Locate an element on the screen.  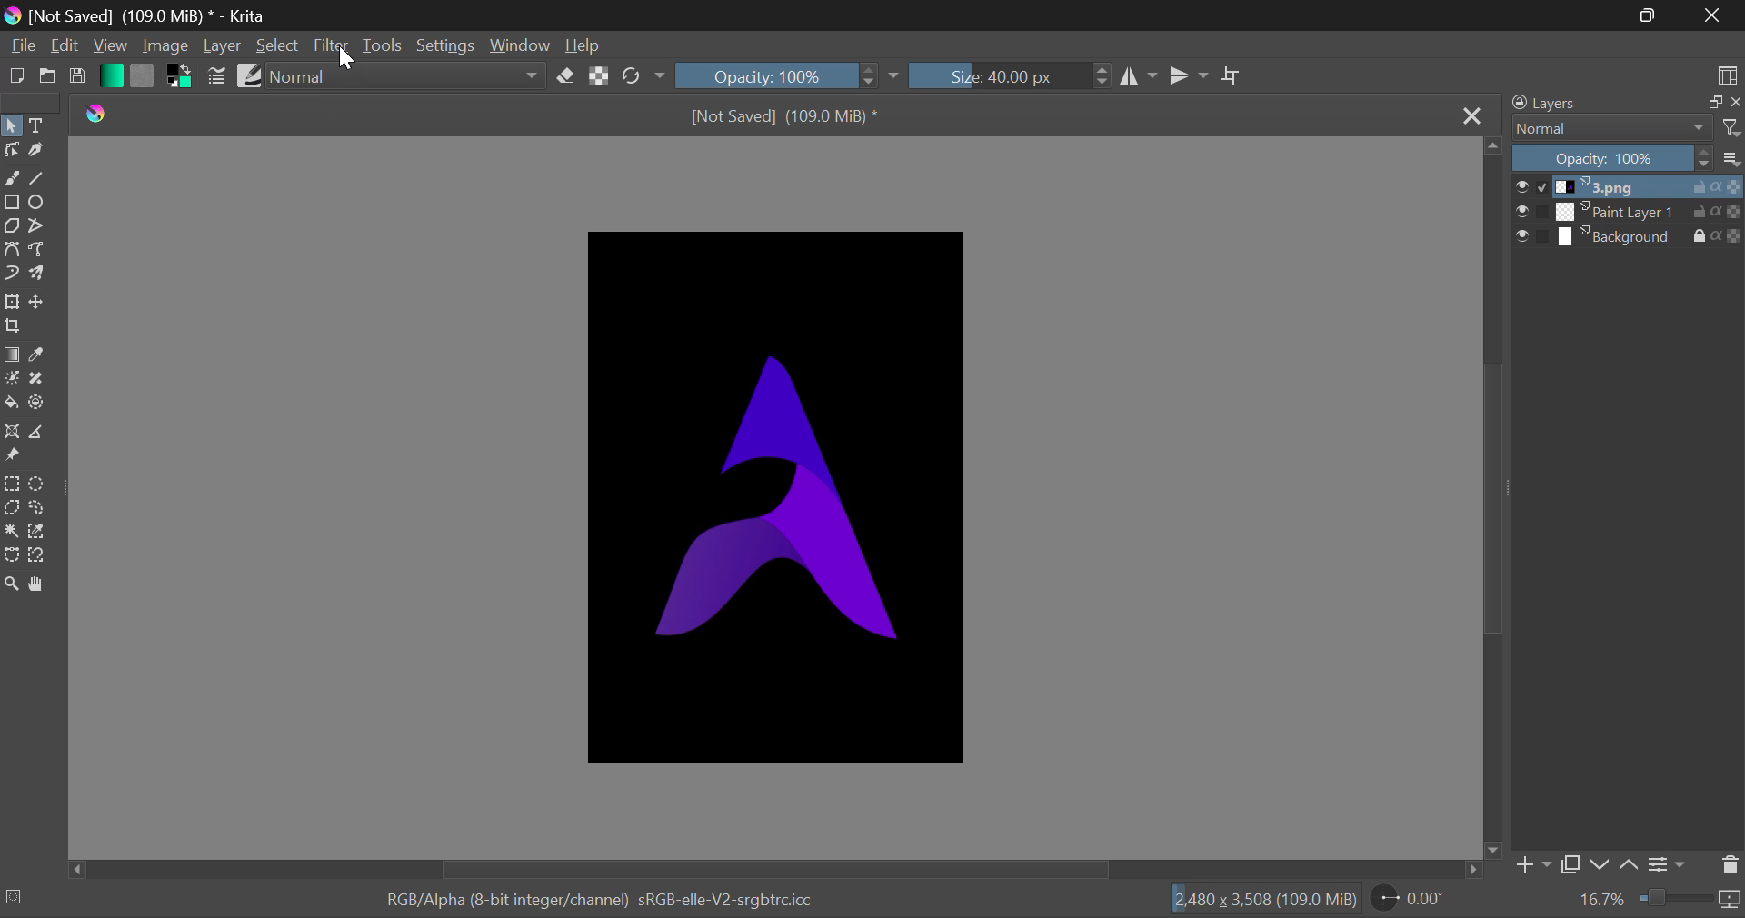
Polygons is located at coordinates (11, 226).